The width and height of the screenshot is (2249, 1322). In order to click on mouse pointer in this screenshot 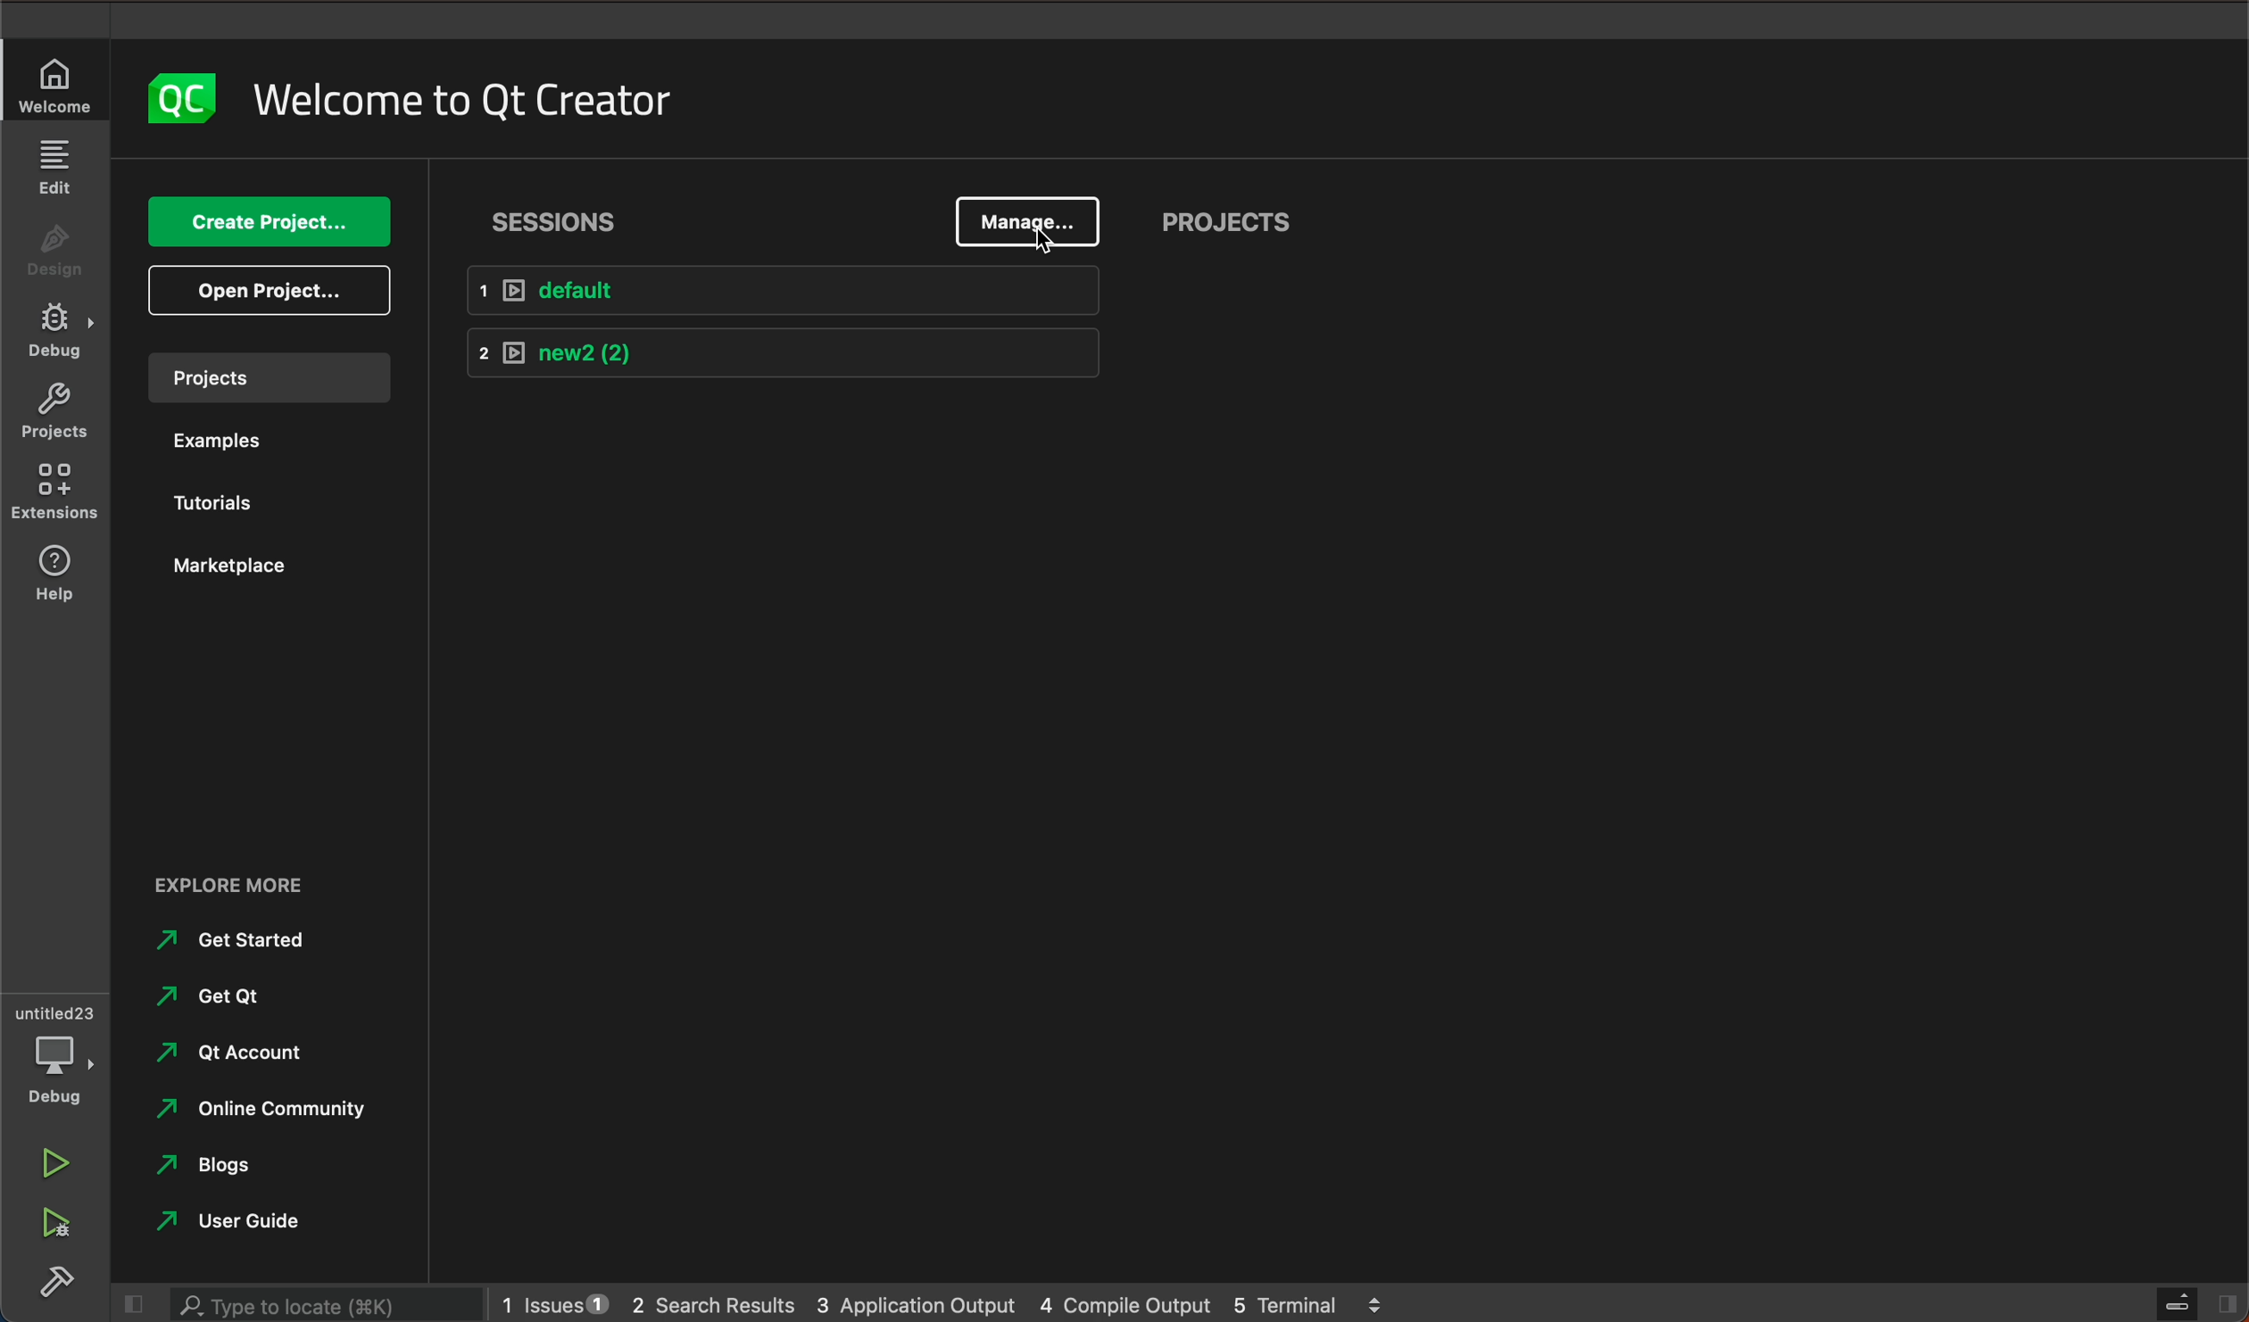, I will do `click(1047, 244)`.